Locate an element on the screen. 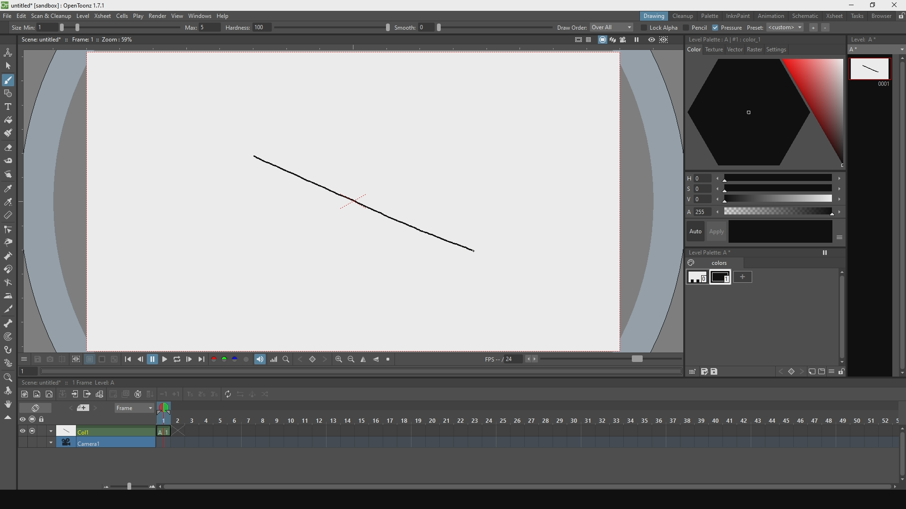 The image size is (906, 509). saturation is located at coordinates (763, 189).